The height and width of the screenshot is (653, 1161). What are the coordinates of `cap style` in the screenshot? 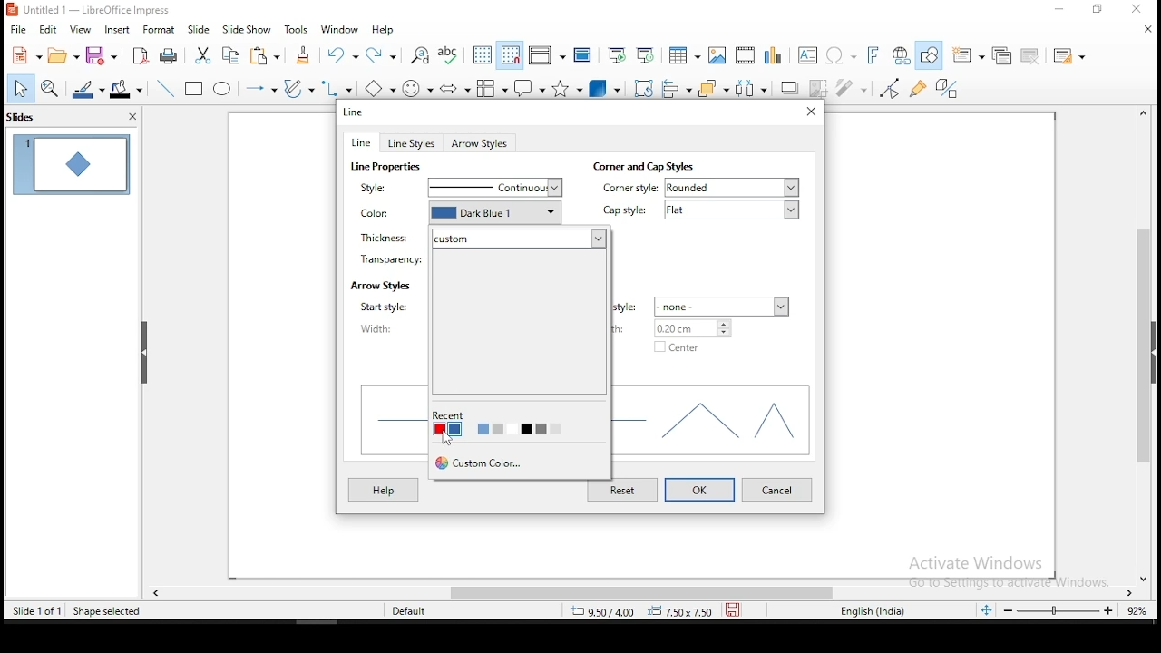 It's located at (629, 211).